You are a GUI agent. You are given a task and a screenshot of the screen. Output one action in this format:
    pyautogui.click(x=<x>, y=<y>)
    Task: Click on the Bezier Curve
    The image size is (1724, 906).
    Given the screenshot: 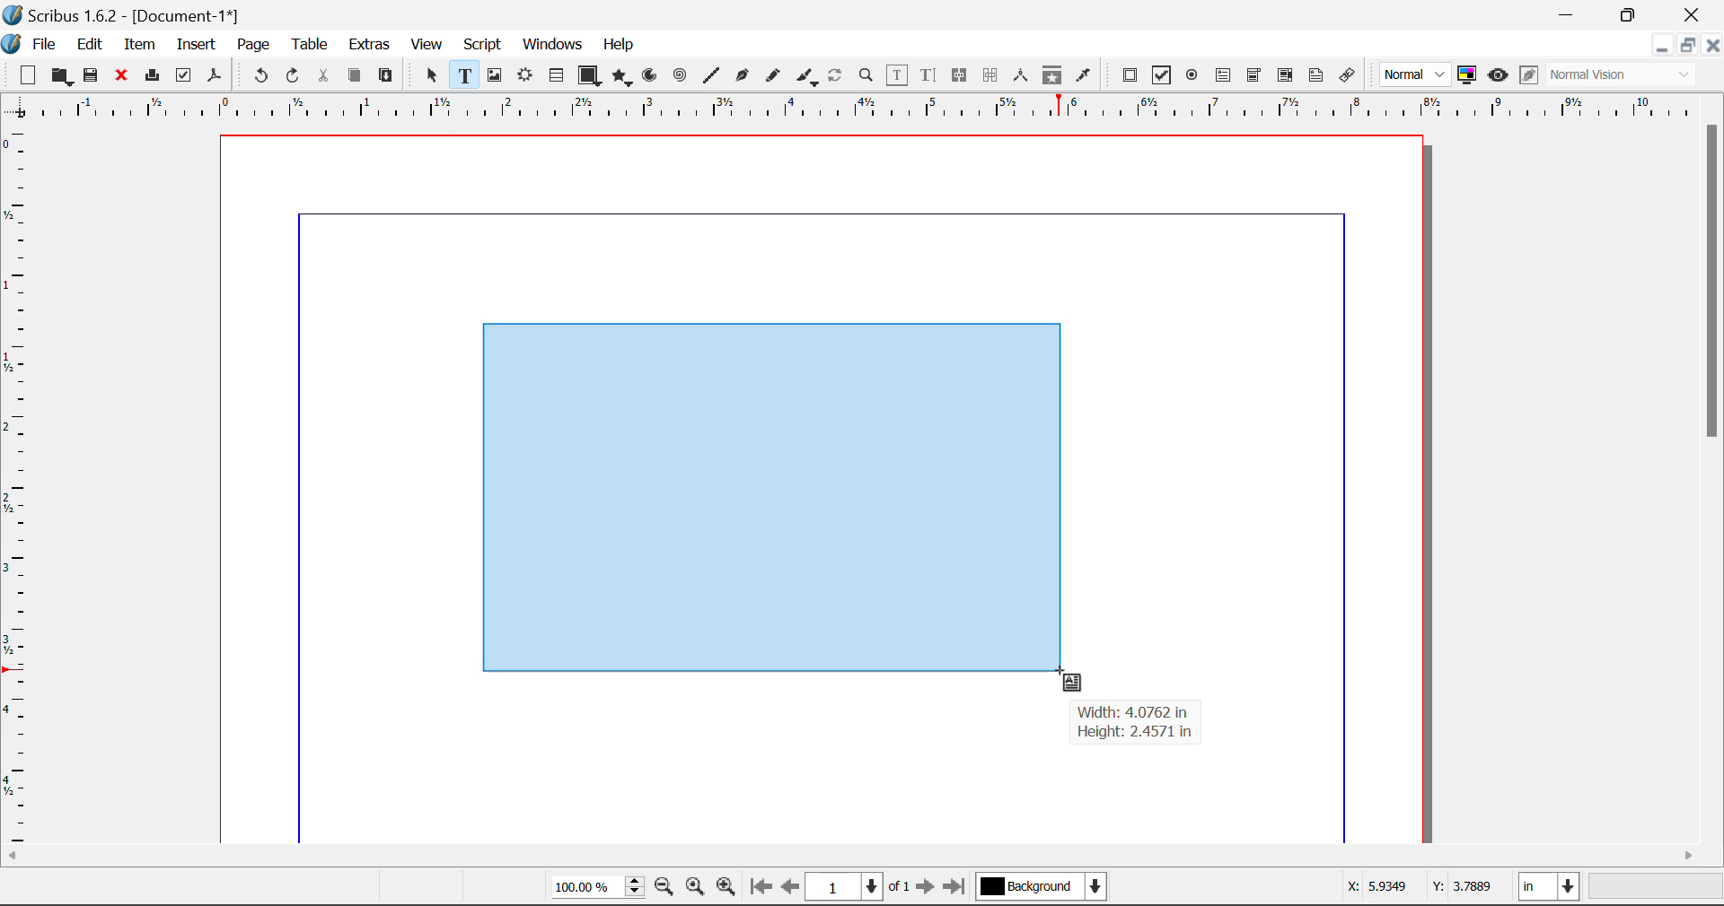 What is the action you would take?
    pyautogui.click(x=740, y=75)
    